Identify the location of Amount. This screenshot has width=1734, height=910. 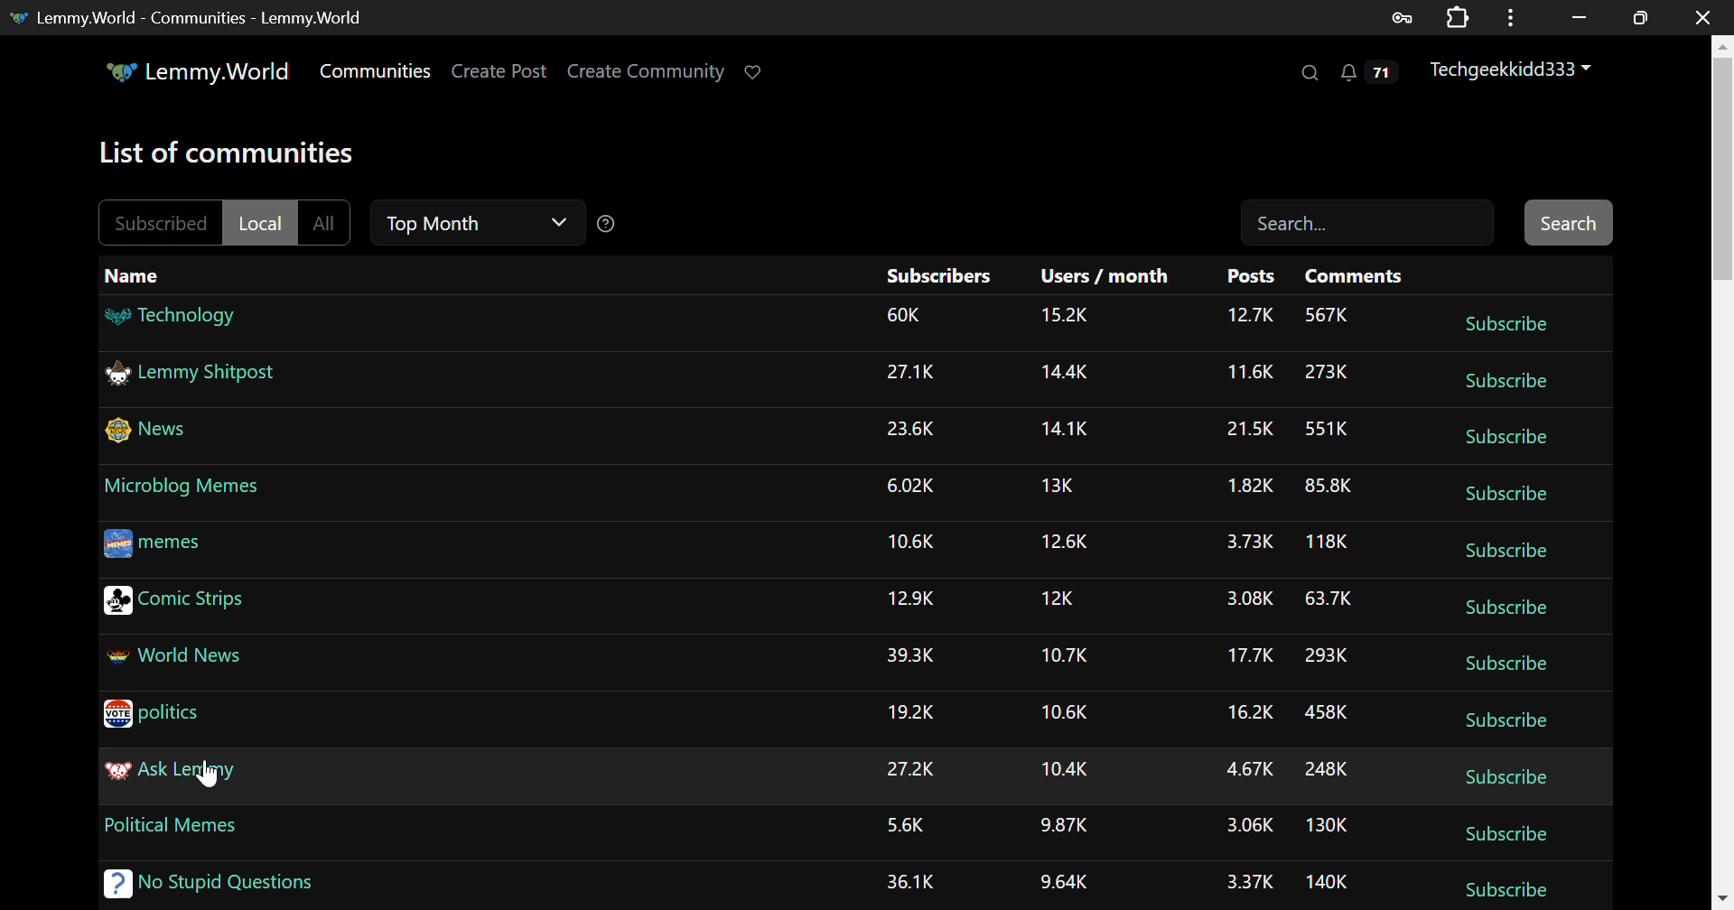
(909, 773).